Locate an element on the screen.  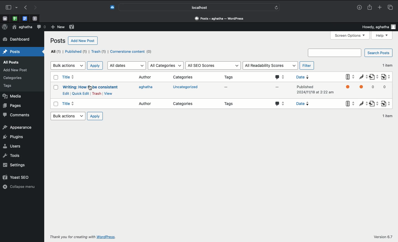
Media is located at coordinates (15, 70).